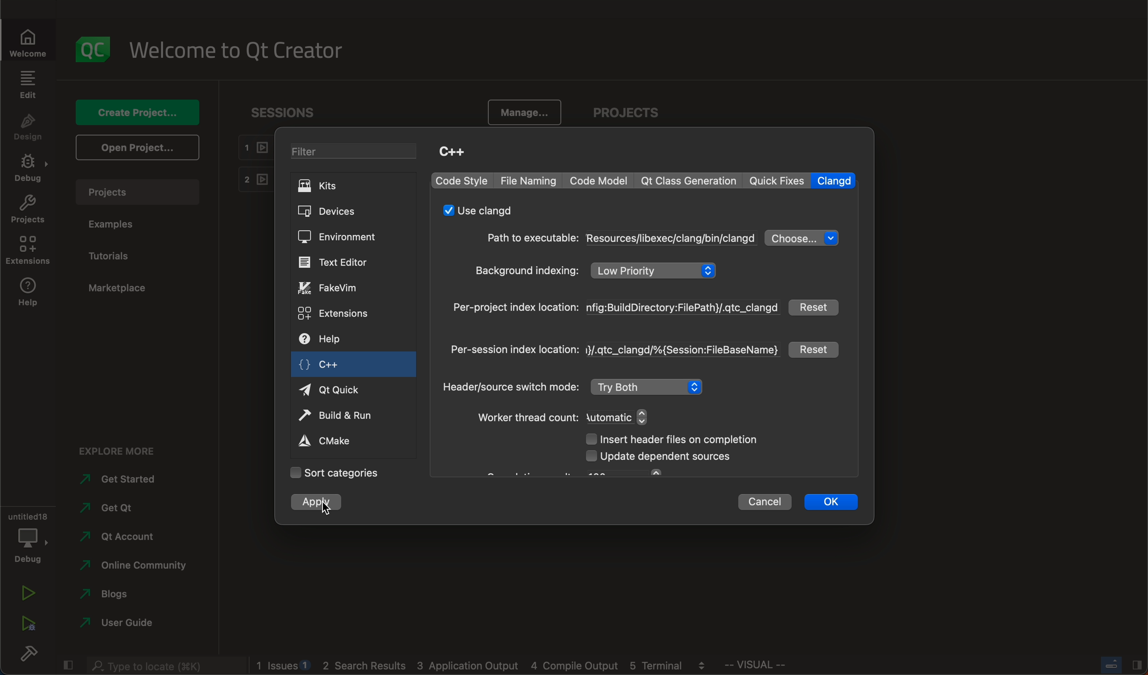 This screenshot has width=1148, height=675. I want to click on file naming, so click(528, 181).